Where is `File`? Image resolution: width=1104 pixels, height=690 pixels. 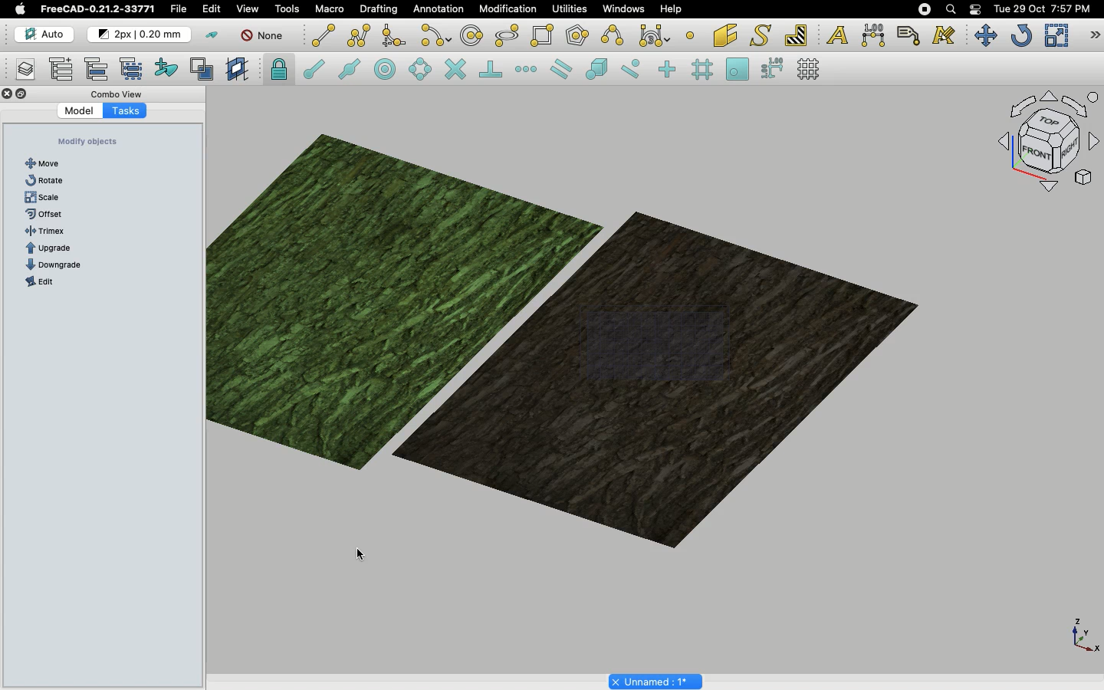
File is located at coordinates (179, 9).